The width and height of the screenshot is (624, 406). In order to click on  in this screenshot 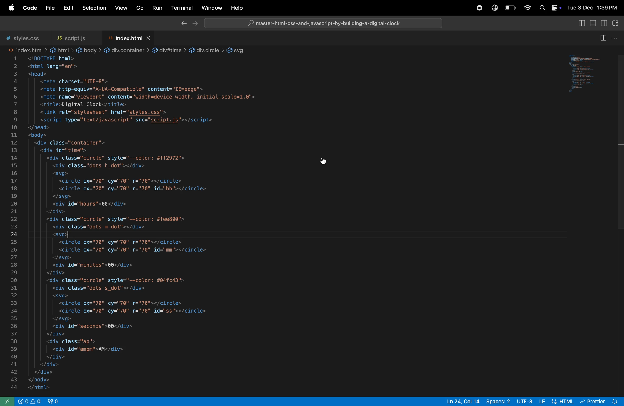, I will do `click(127, 36)`.